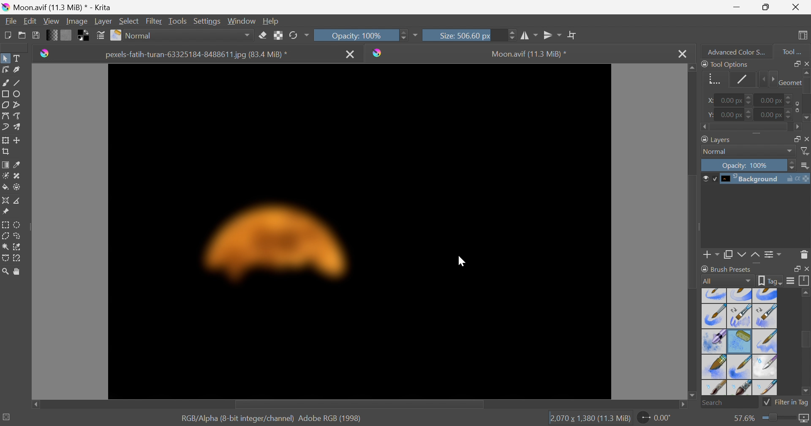 The image size is (811, 426). Describe the element at coordinates (18, 225) in the screenshot. I see `Elliptical selection tool` at that location.